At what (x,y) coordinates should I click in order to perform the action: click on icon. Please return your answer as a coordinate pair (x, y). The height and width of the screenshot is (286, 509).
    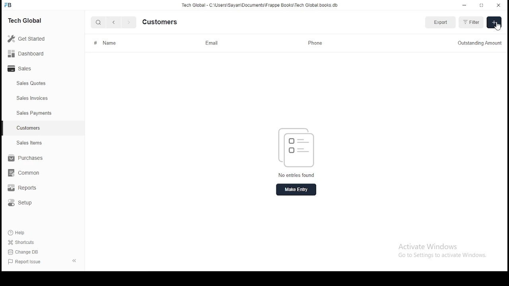
    Looking at the image, I should click on (9, 5).